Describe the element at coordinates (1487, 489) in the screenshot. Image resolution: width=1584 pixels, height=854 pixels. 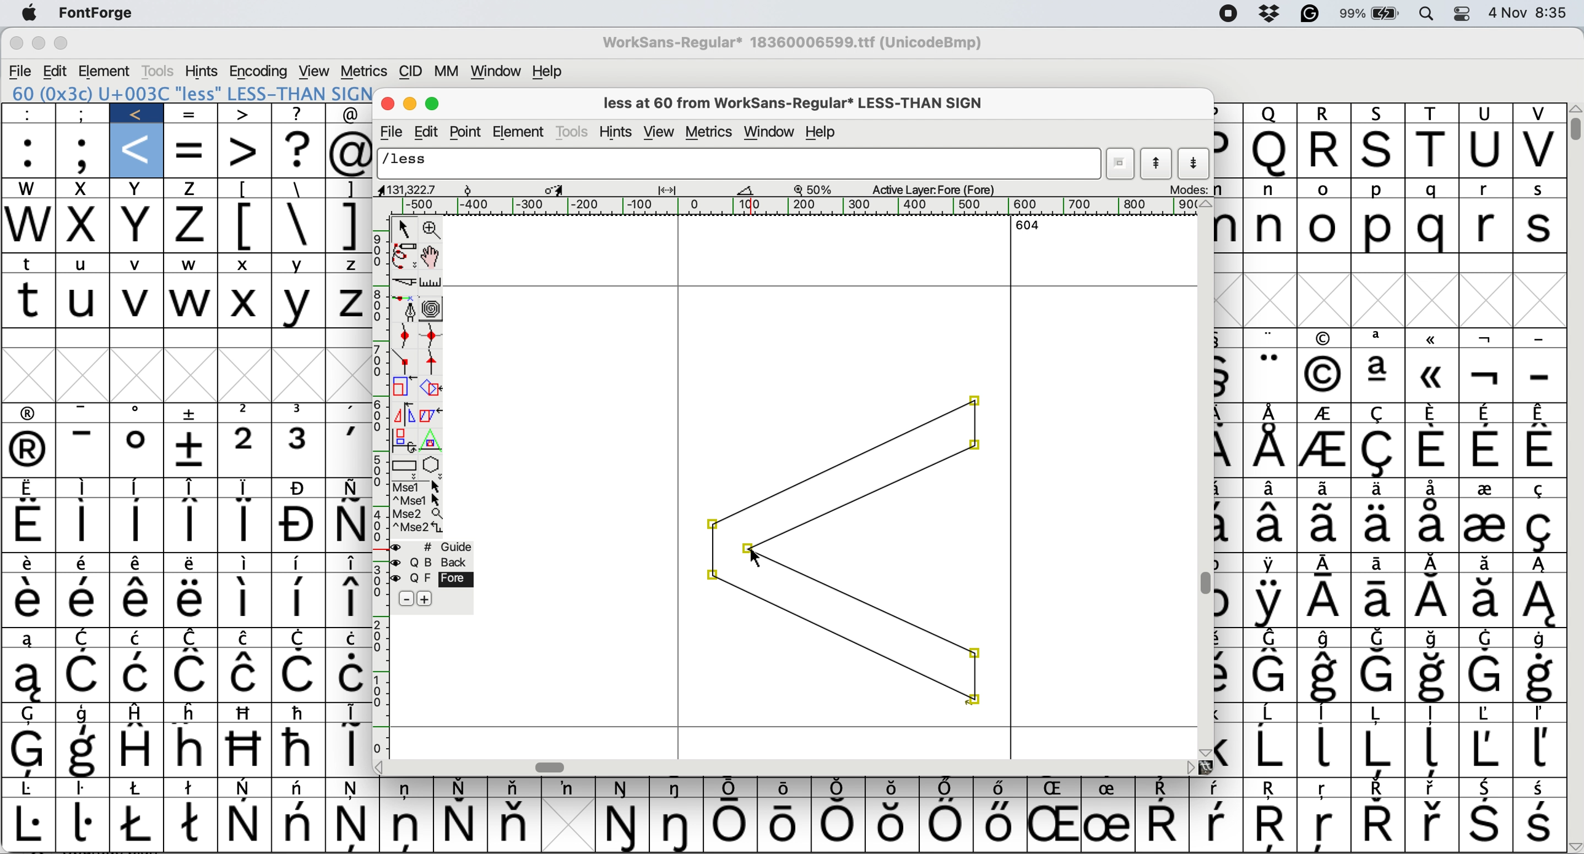
I see `Symbol` at that location.